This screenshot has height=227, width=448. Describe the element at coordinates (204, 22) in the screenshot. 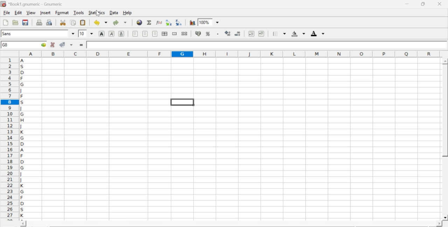

I see `100%` at that location.